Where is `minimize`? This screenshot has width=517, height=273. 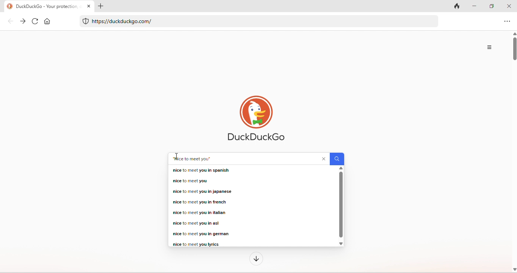 minimize is located at coordinates (474, 5).